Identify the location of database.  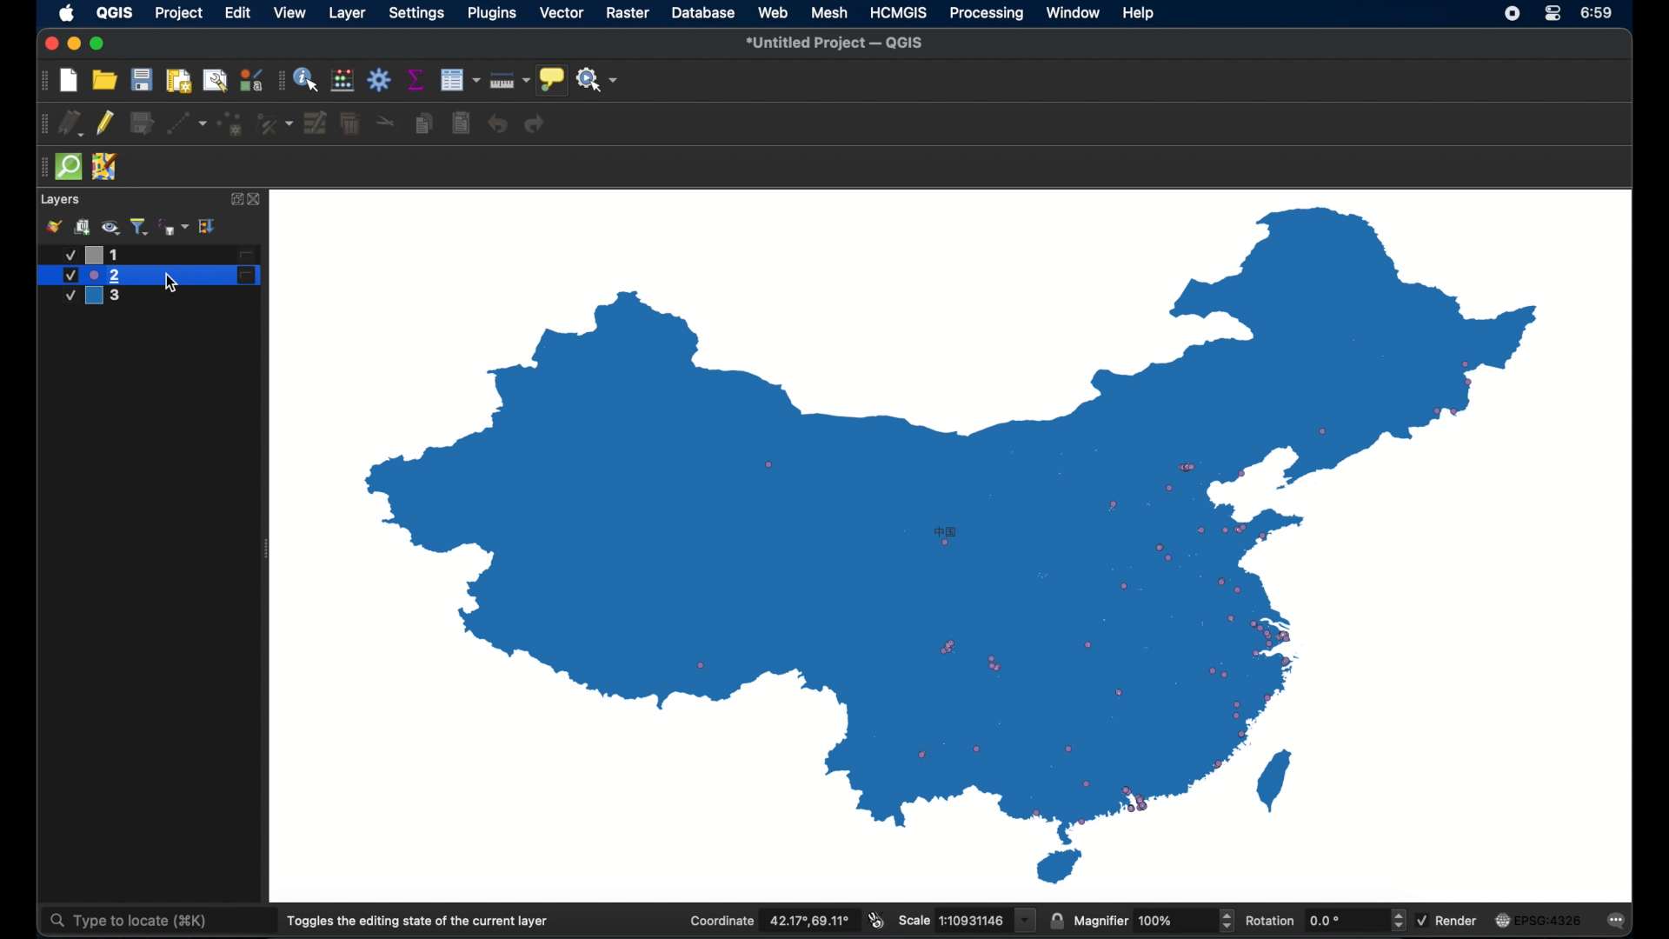
(703, 13).